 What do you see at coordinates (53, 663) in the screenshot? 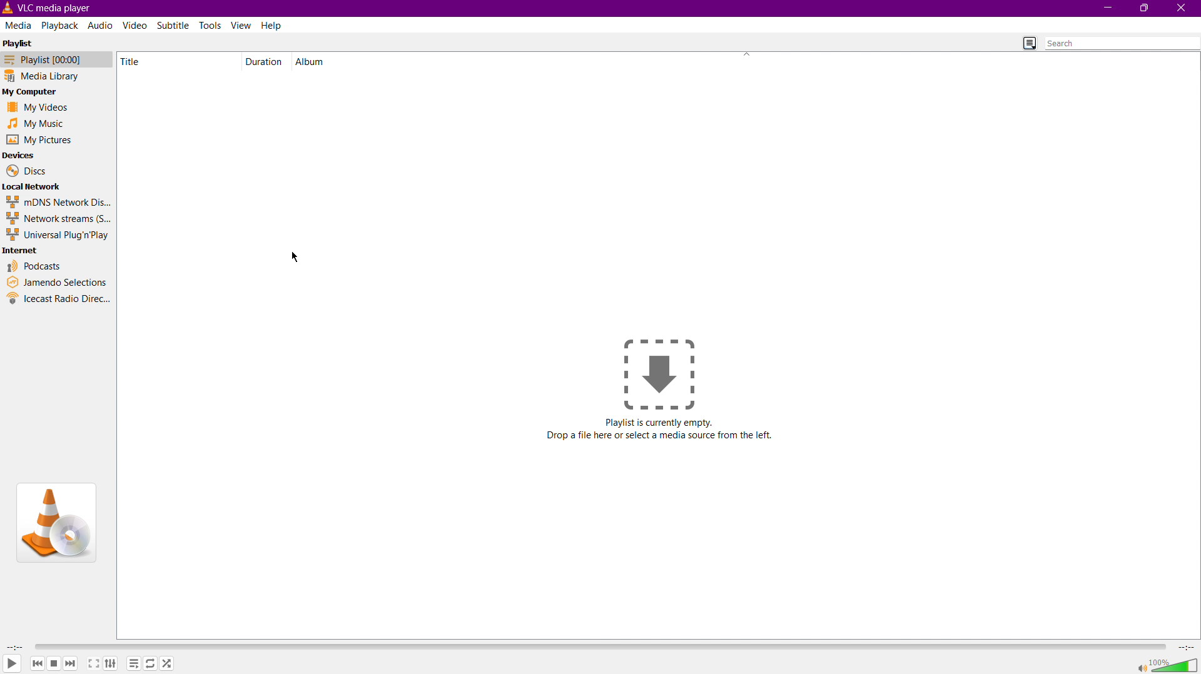
I see `Stop` at bounding box center [53, 663].